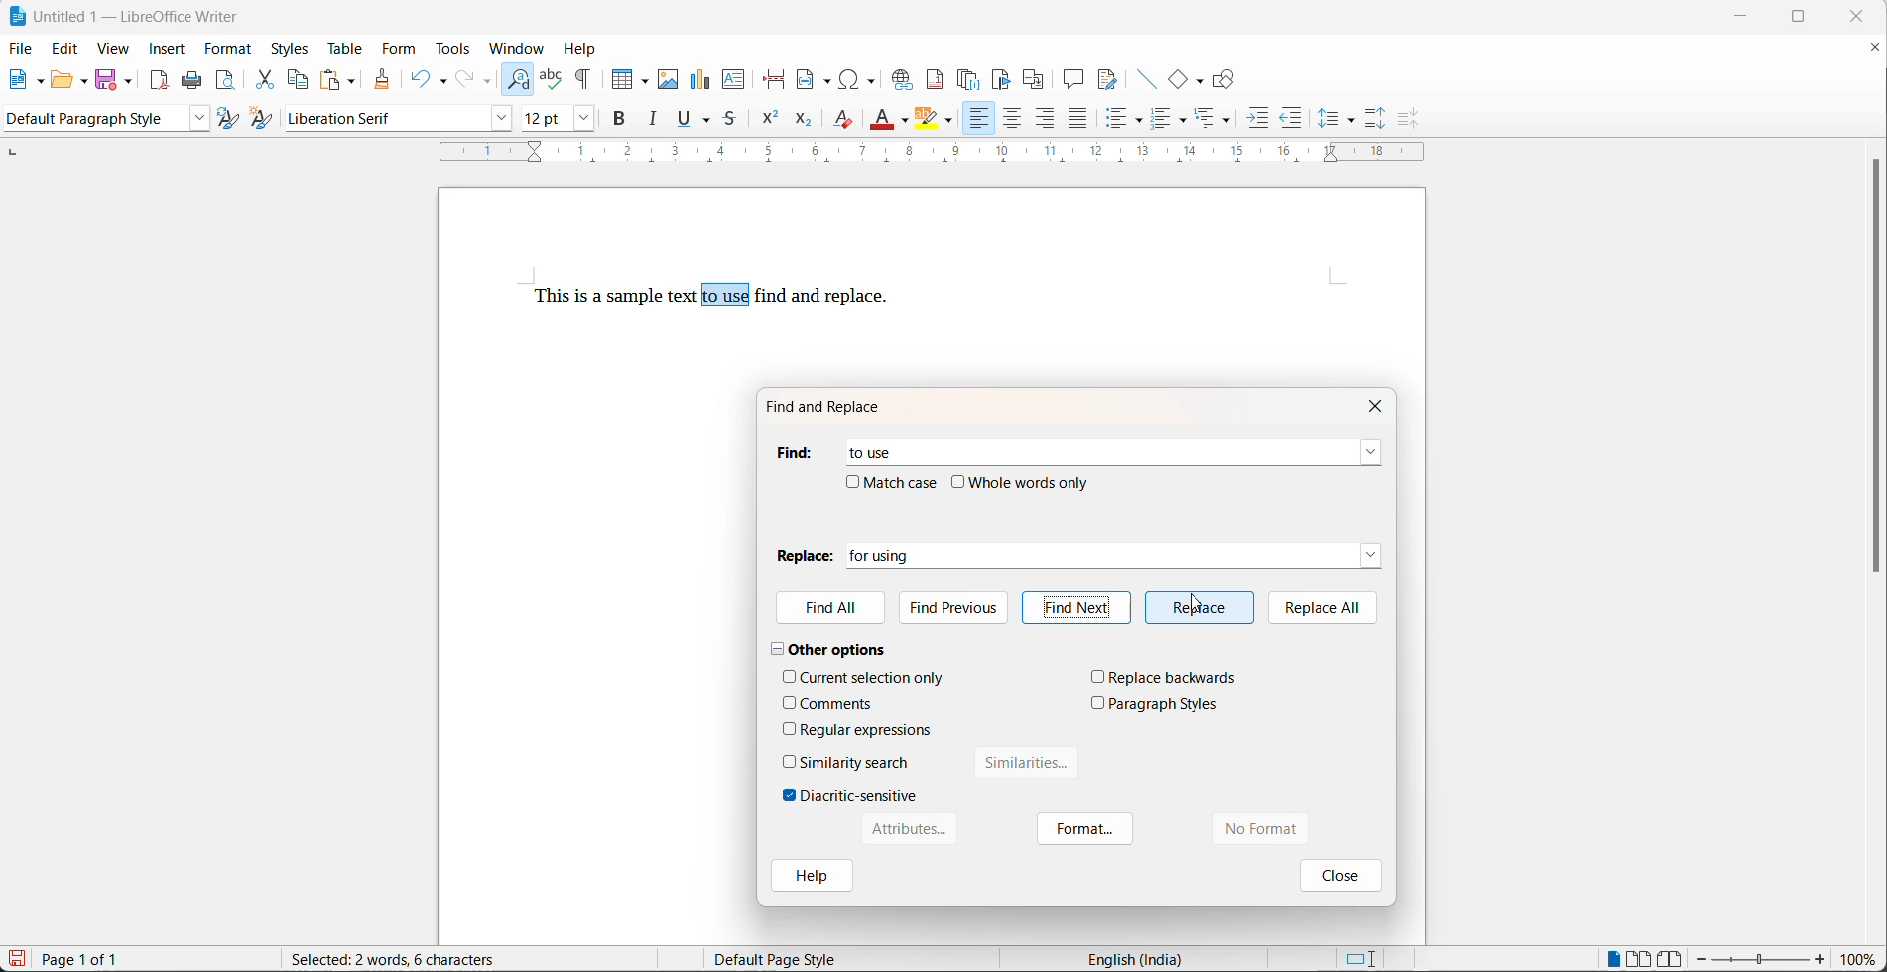 Image resolution: width=1887 pixels, height=972 pixels. I want to click on checkbox, so click(790, 675).